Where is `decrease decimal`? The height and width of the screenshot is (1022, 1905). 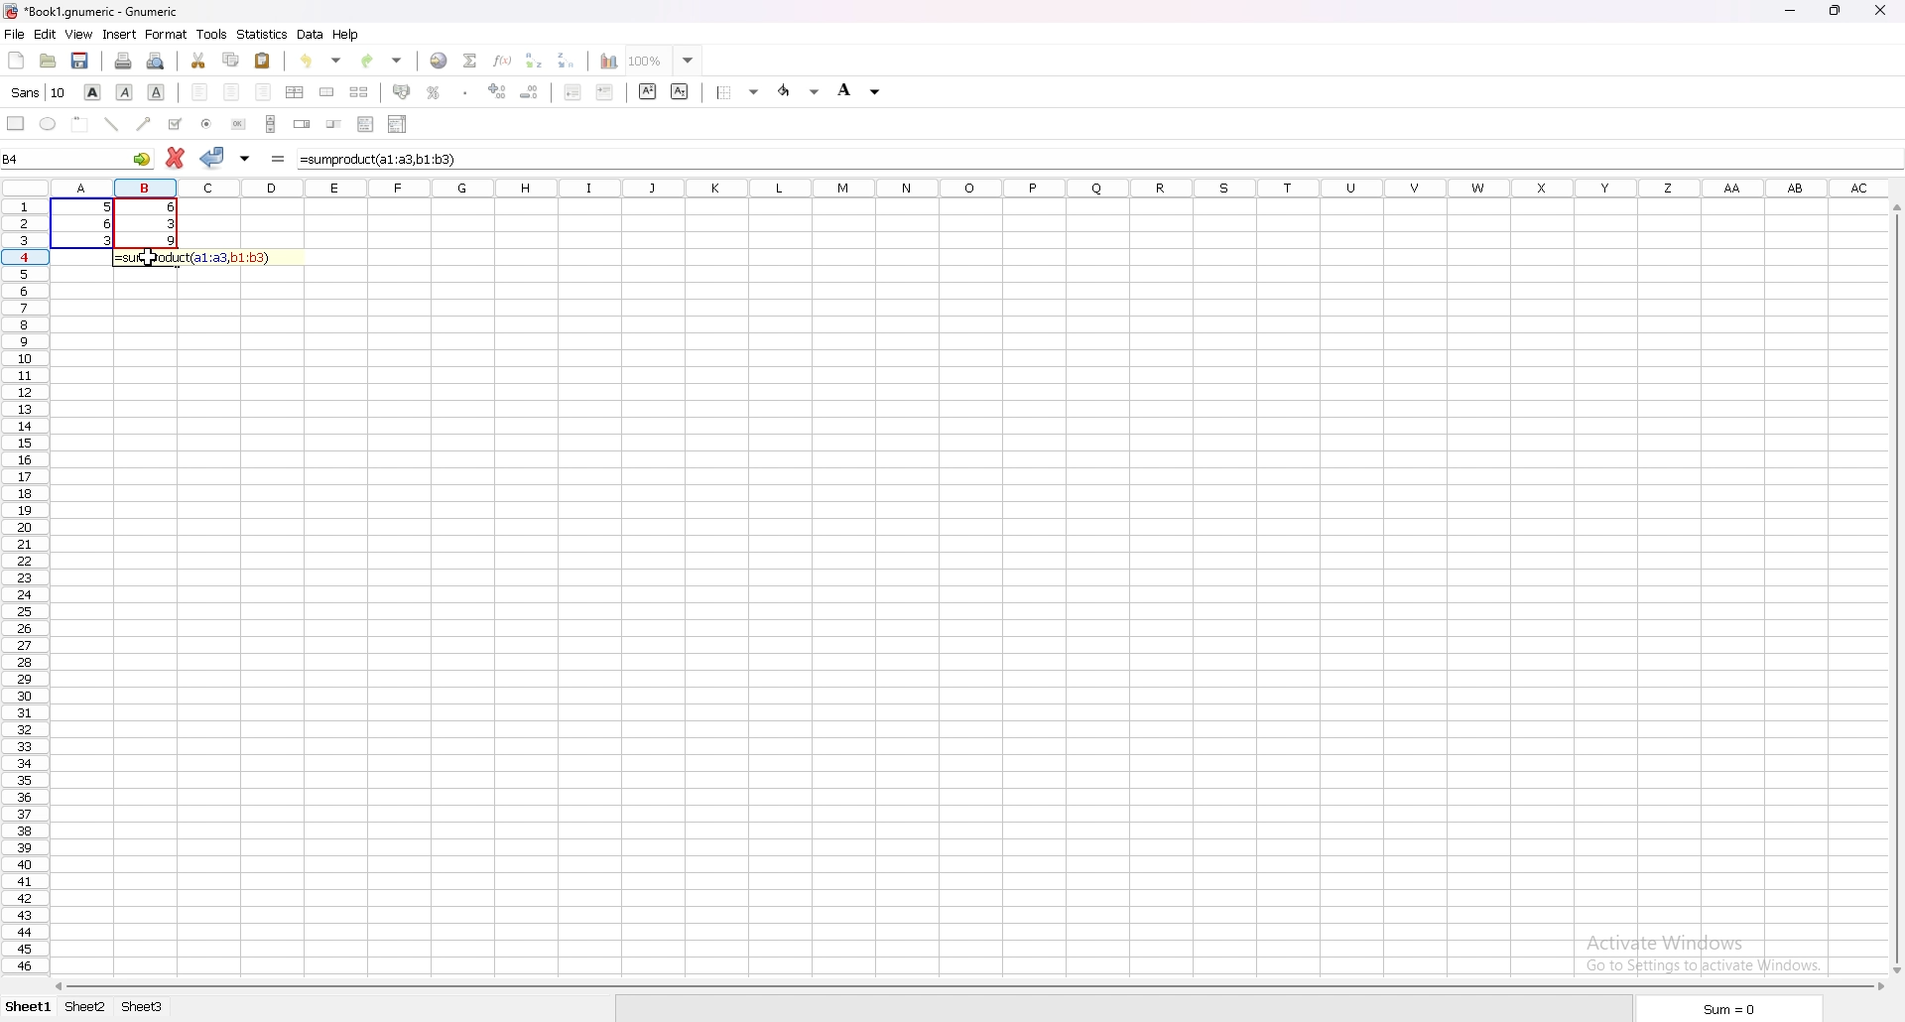
decrease decimal is located at coordinates (531, 90).